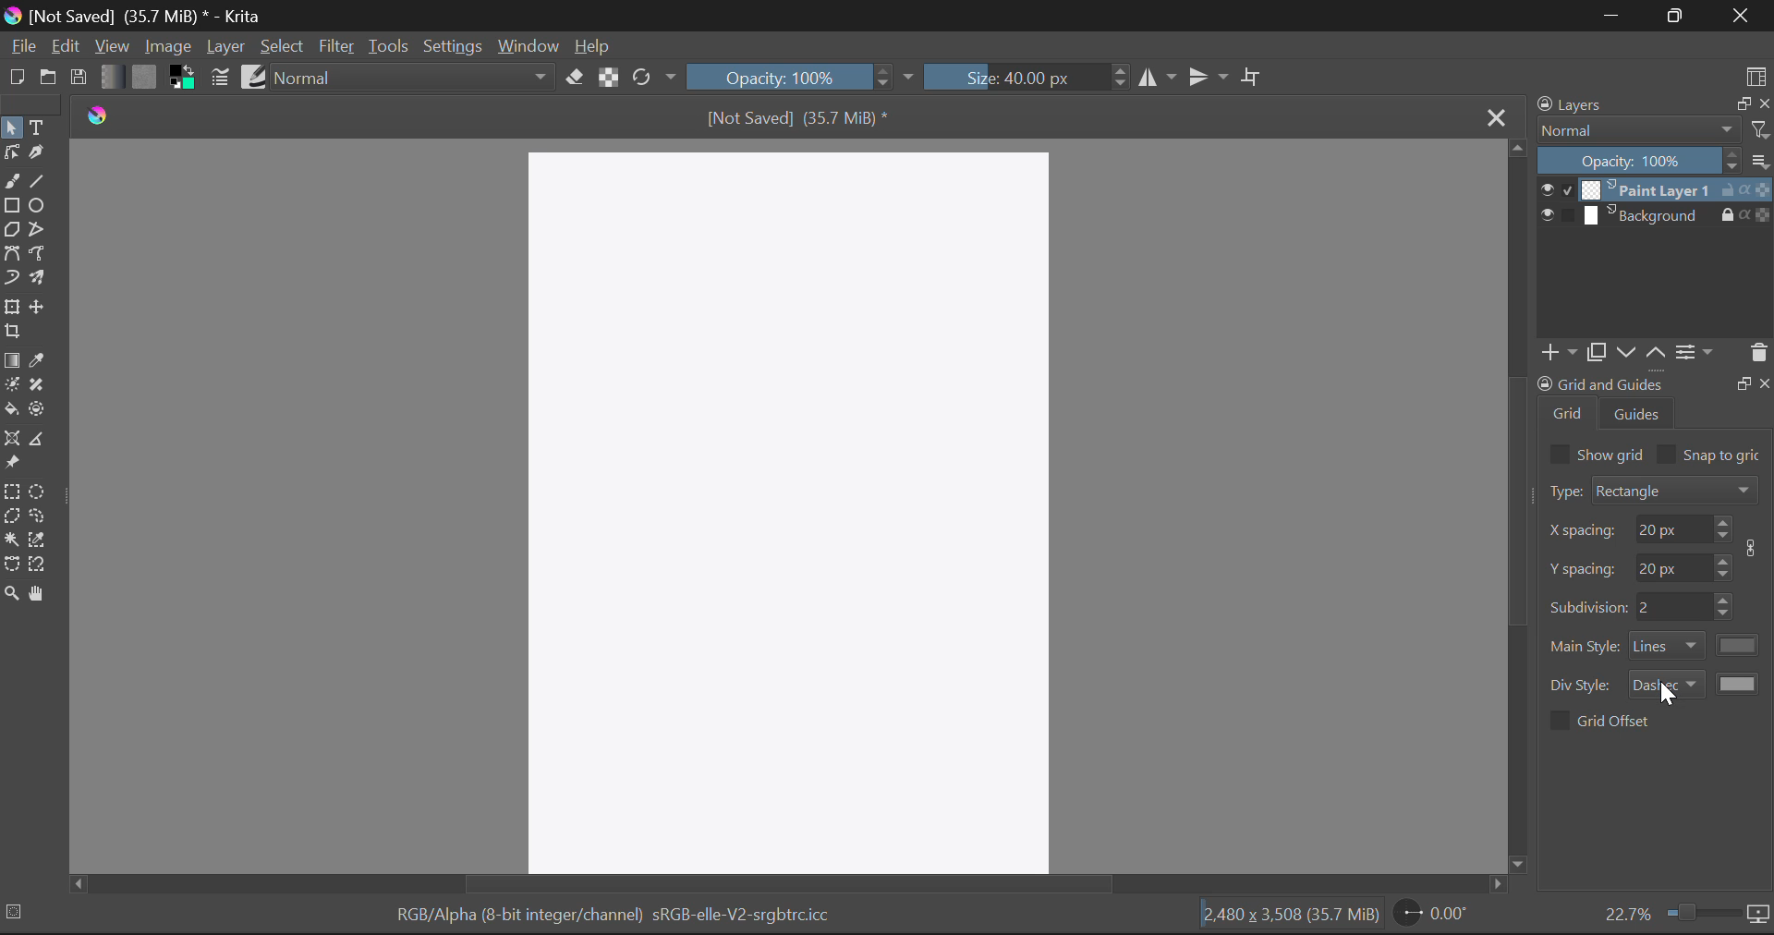 The width and height of the screenshot is (1774, 935). Describe the element at coordinates (48, 79) in the screenshot. I see `Open` at that location.